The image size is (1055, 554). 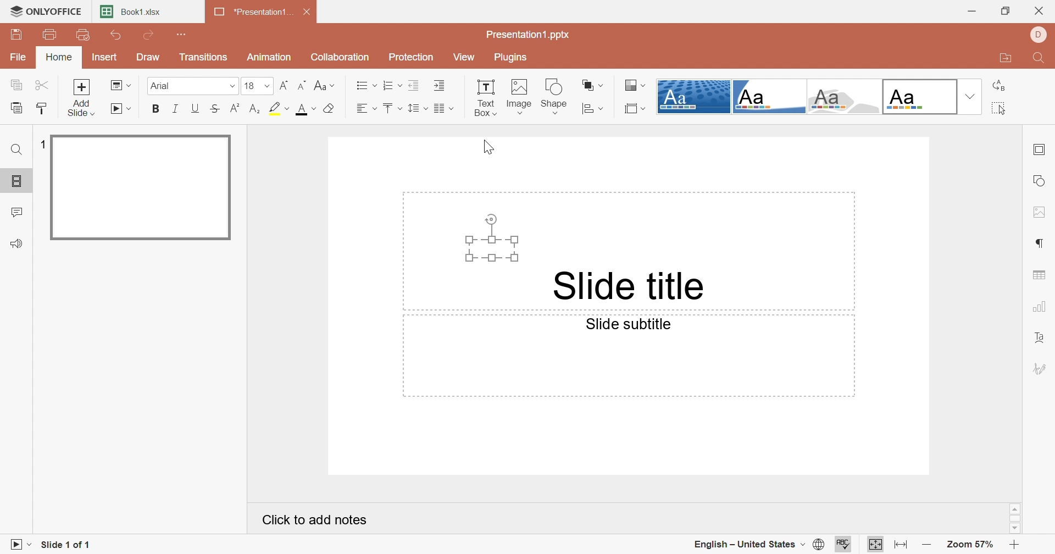 I want to click on 1, so click(x=41, y=143).